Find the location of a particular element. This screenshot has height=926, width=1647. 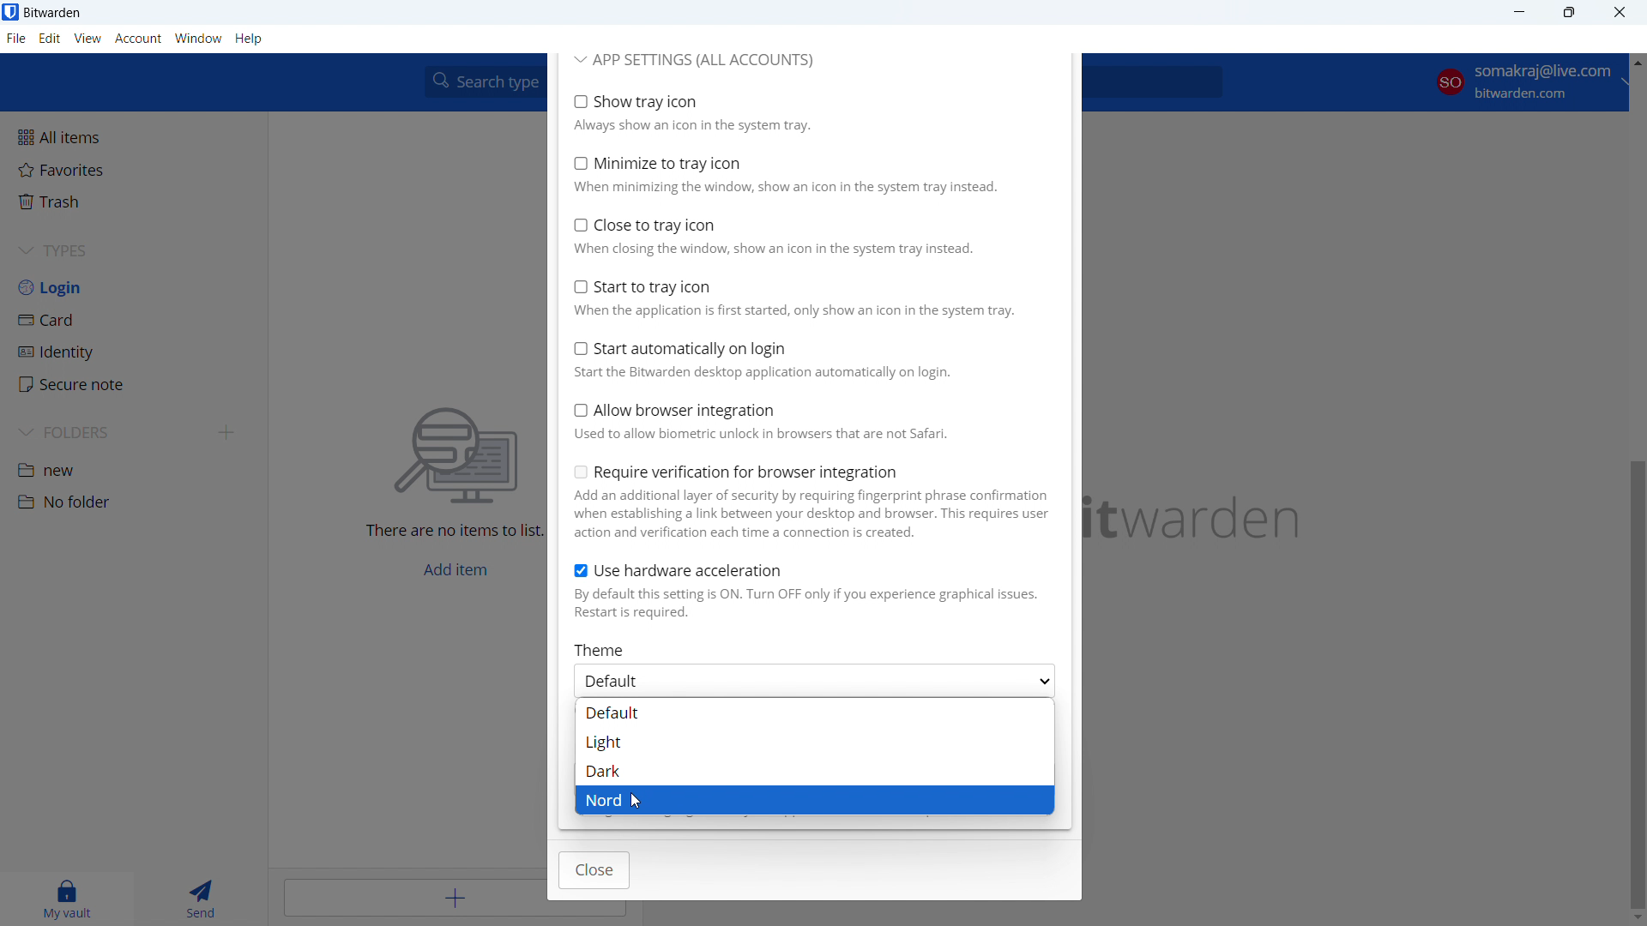

send is located at coordinates (197, 899).